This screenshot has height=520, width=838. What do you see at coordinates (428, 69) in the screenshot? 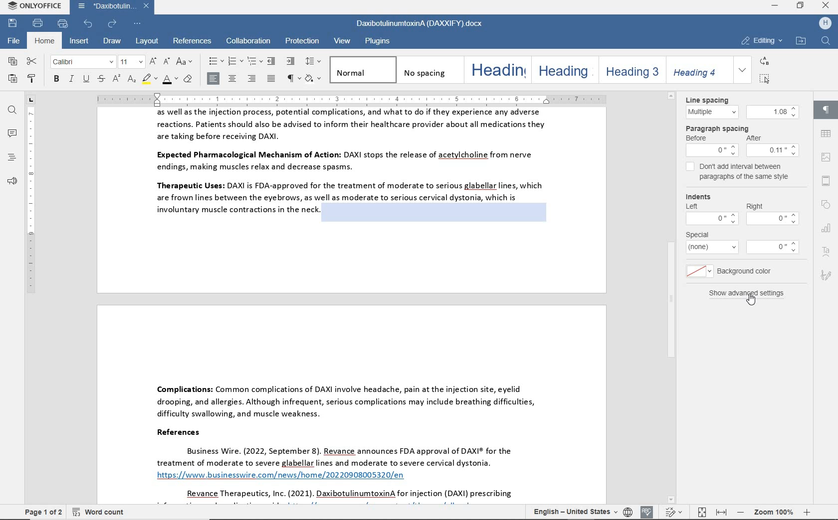
I see `no spacing` at bounding box center [428, 69].